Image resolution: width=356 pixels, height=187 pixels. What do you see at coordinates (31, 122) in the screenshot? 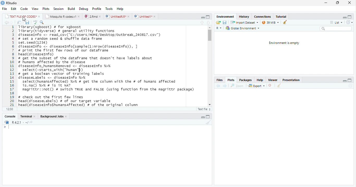
I see `Show directory` at bounding box center [31, 122].